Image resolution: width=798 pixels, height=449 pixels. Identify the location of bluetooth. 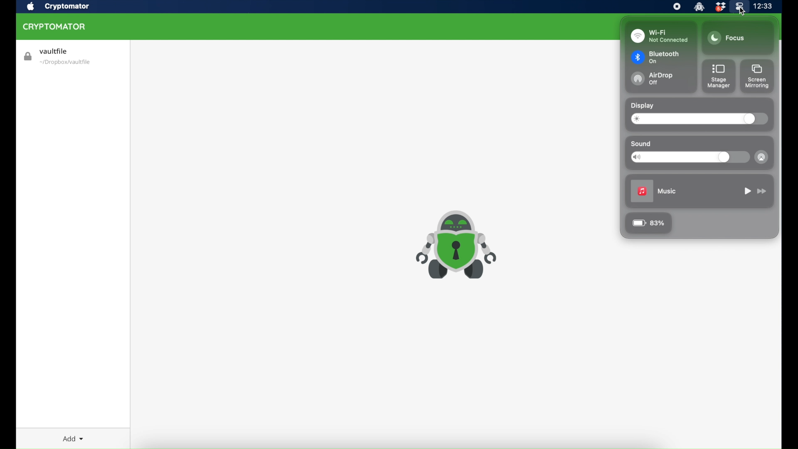
(655, 57).